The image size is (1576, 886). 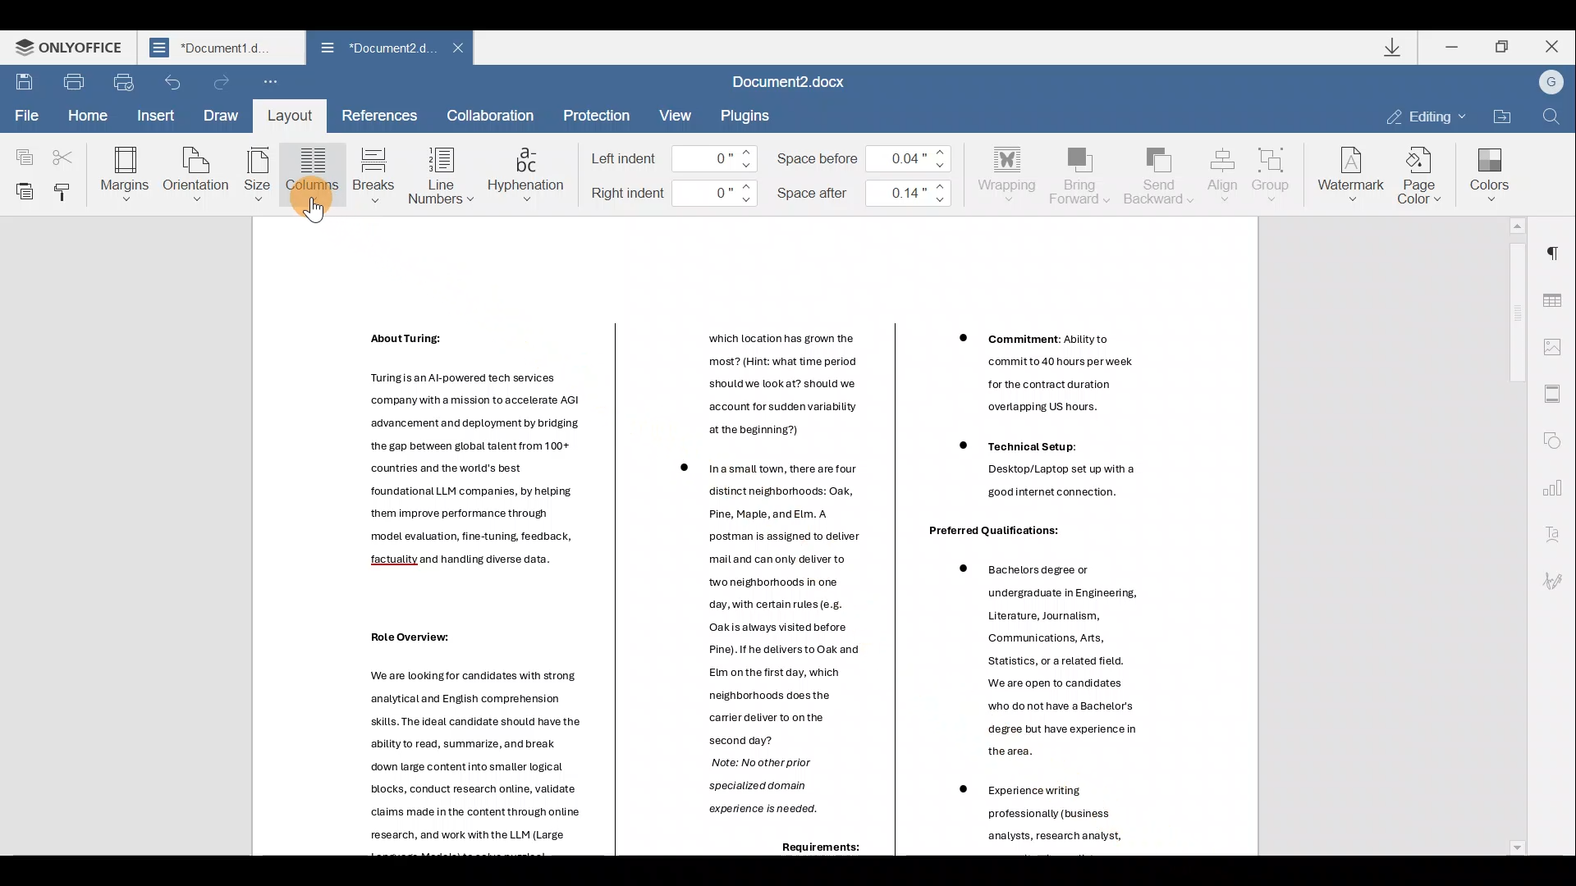 I want to click on Paste, so click(x=21, y=190).